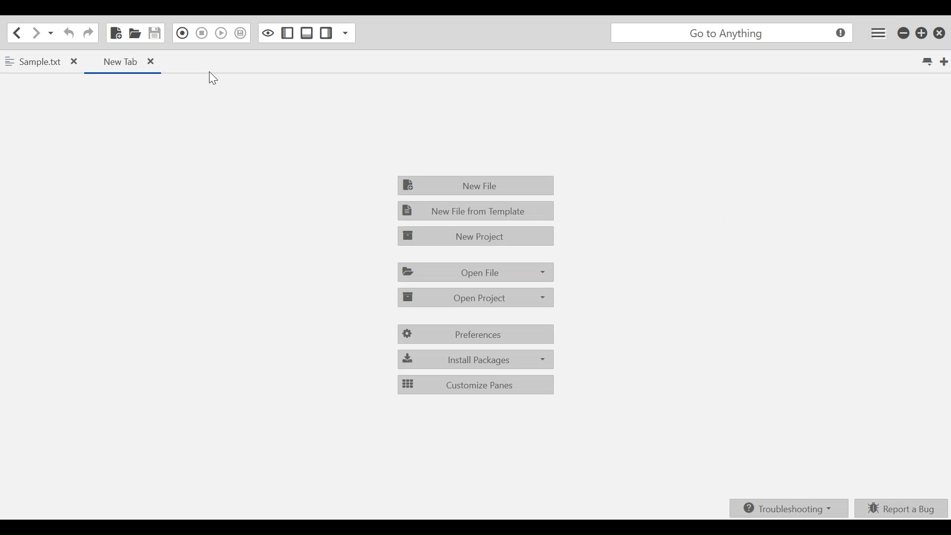 This screenshot has height=535, width=951. Describe the element at coordinates (201, 34) in the screenshot. I see `Stop Recording in Macro` at that location.